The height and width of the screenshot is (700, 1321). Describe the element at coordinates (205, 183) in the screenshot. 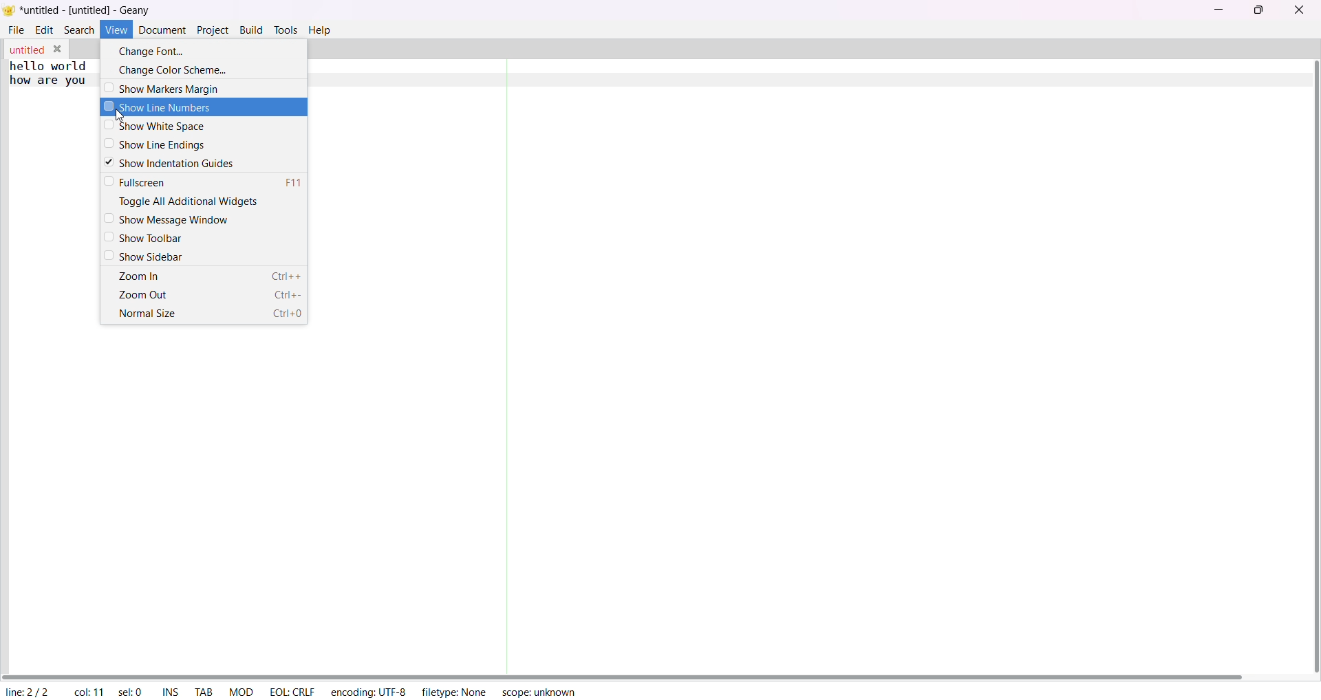

I see `fullscreen` at that location.